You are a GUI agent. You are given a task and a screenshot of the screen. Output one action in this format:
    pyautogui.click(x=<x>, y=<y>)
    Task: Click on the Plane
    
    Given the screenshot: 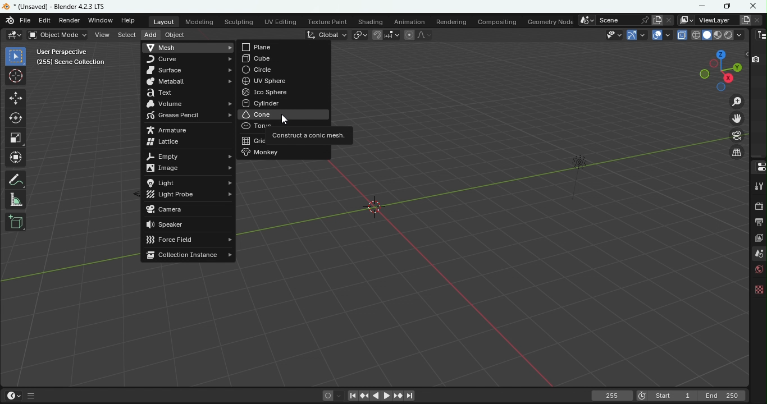 What is the action you would take?
    pyautogui.click(x=284, y=47)
    